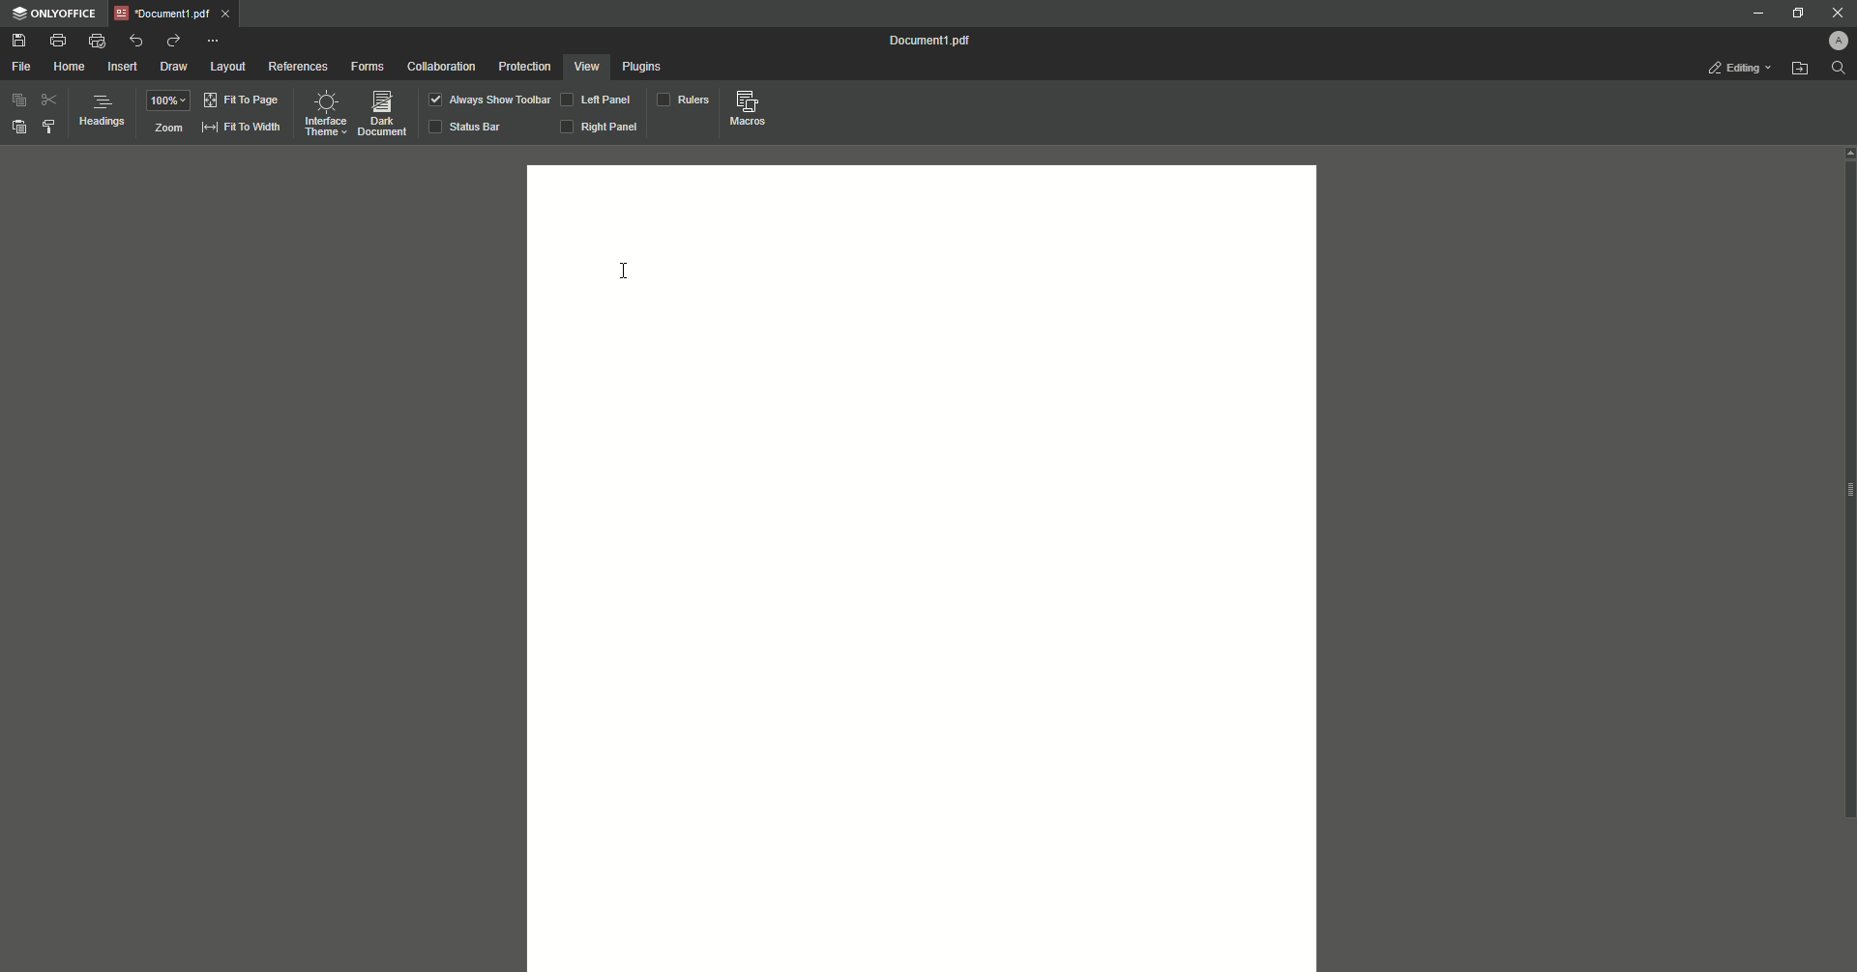 The width and height of the screenshot is (1857, 972). What do you see at coordinates (488, 99) in the screenshot?
I see `Show Toolbar` at bounding box center [488, 99].